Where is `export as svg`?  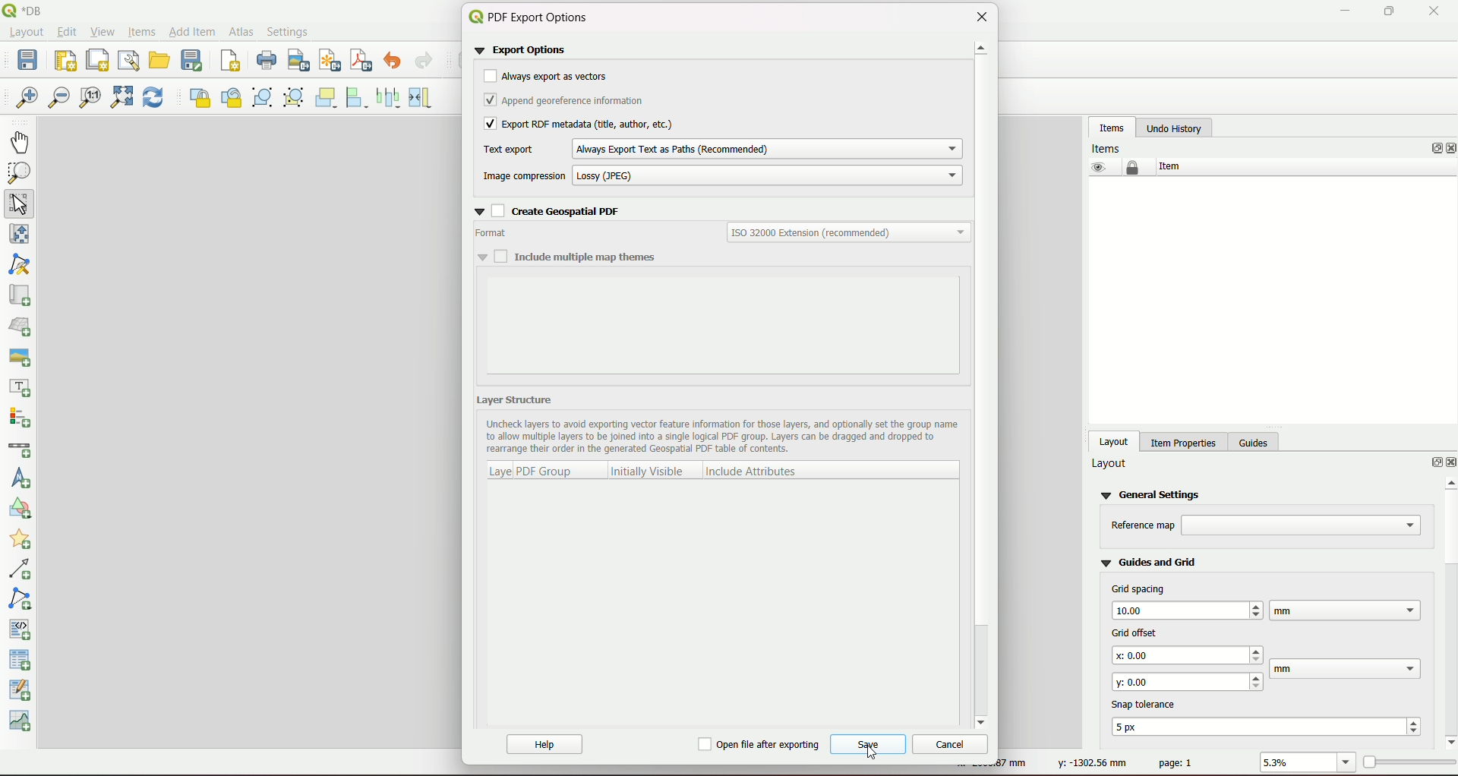 export as svg is located at coordinates (328, 60).